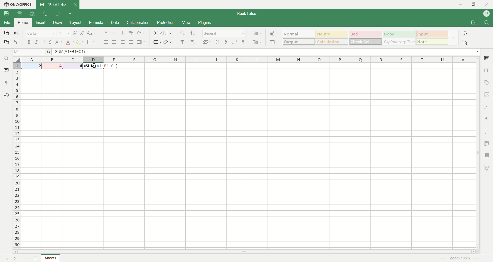  Describe the element at coordinates (20, 13) in the screenshot. I see `print` at that location.